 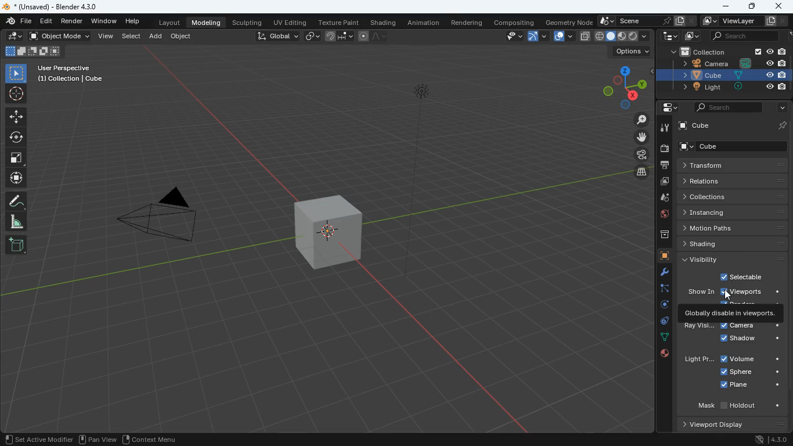 I want to click on overlap, so click(x=564, y=35).